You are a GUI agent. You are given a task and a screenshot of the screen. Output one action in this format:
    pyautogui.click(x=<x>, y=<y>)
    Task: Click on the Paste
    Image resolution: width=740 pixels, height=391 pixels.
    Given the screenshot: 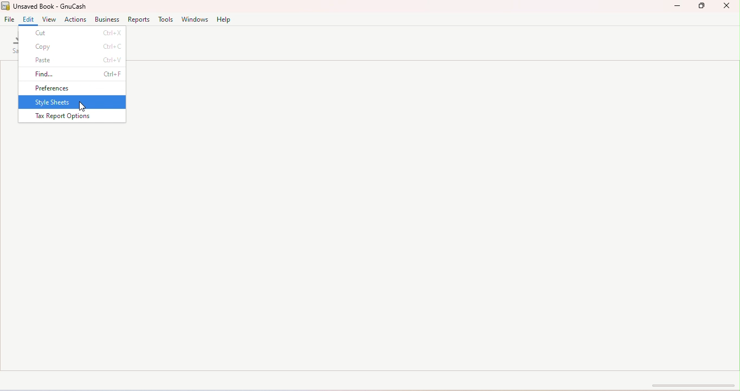 What is the action you would take?
    pyautogui.click(x=72, y=61)
    